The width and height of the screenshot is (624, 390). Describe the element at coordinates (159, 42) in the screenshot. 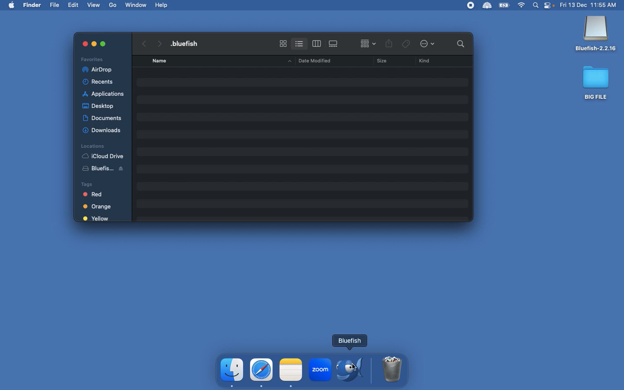

I see `go forward` at that location.